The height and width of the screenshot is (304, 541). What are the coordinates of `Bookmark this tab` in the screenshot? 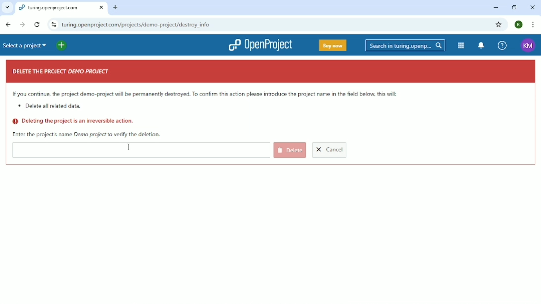 It's located at (499, 24).